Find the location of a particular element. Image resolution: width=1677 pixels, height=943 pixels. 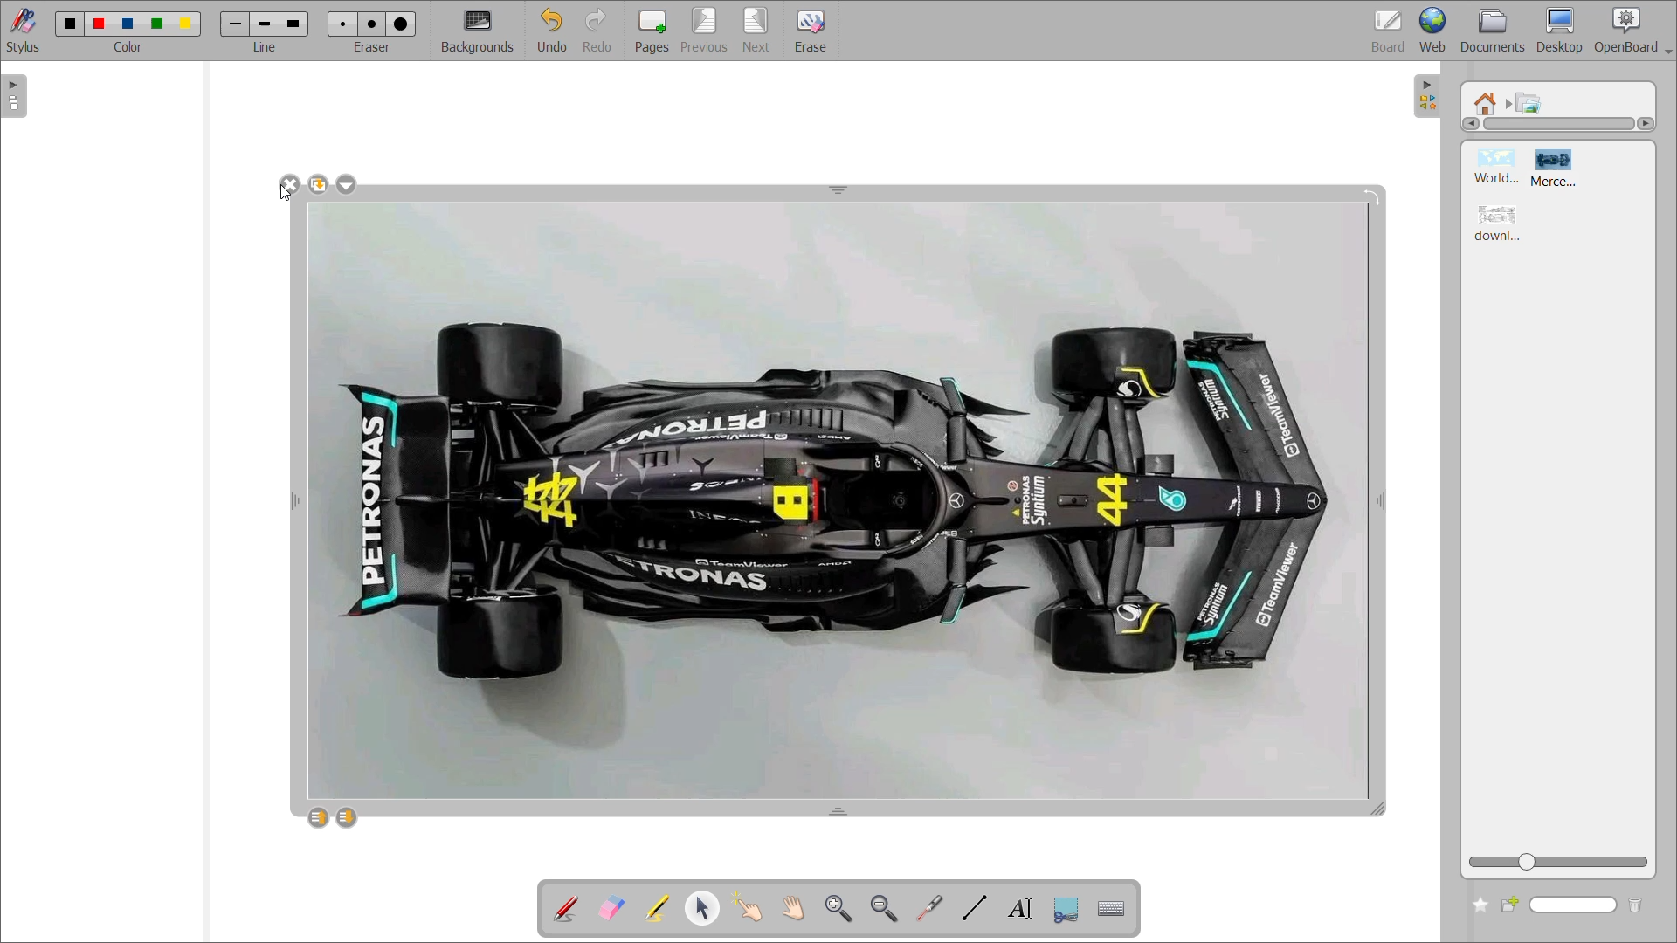

eraser 2 is located at coordinates (372, 24).